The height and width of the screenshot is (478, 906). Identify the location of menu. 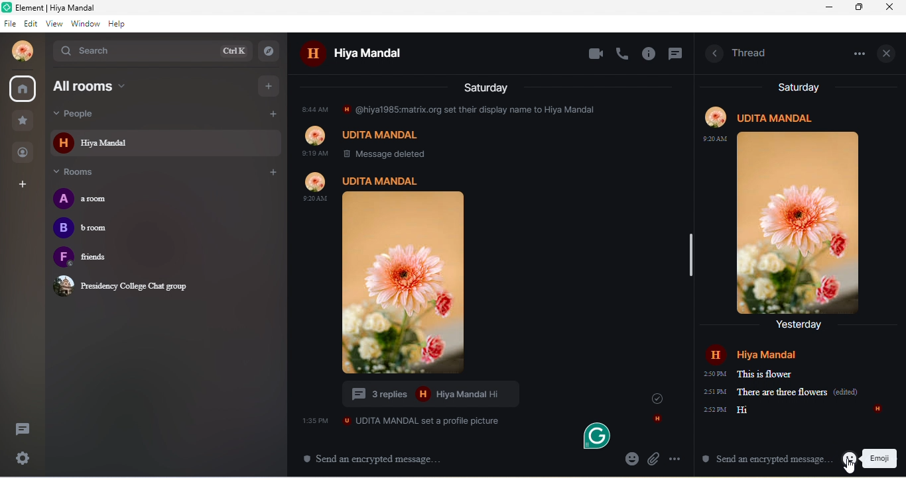
(857, 53).